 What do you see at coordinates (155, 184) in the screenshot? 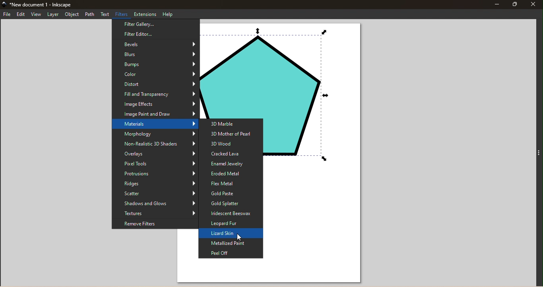
I see `Ridges` at bounding box center [155, 184].